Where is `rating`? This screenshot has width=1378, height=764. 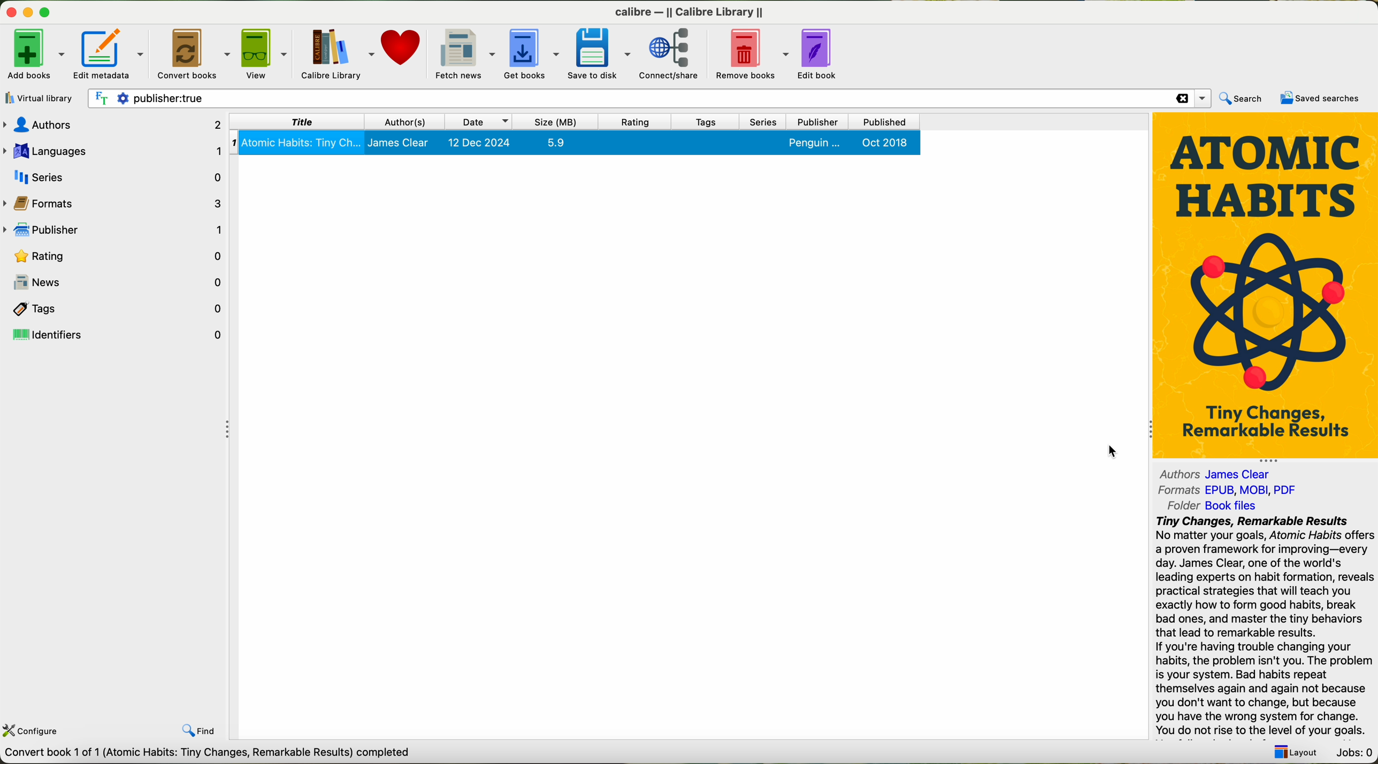
rating is located at coordinates (118, 255).